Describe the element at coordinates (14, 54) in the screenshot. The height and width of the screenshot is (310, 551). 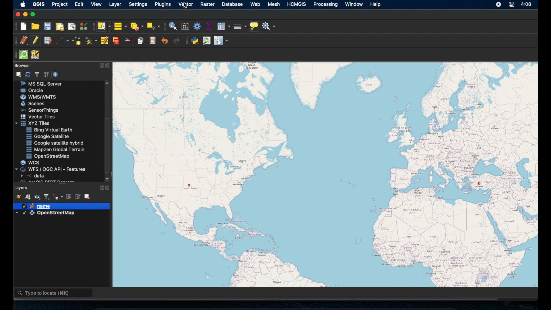
I see `drag handles` at that location.